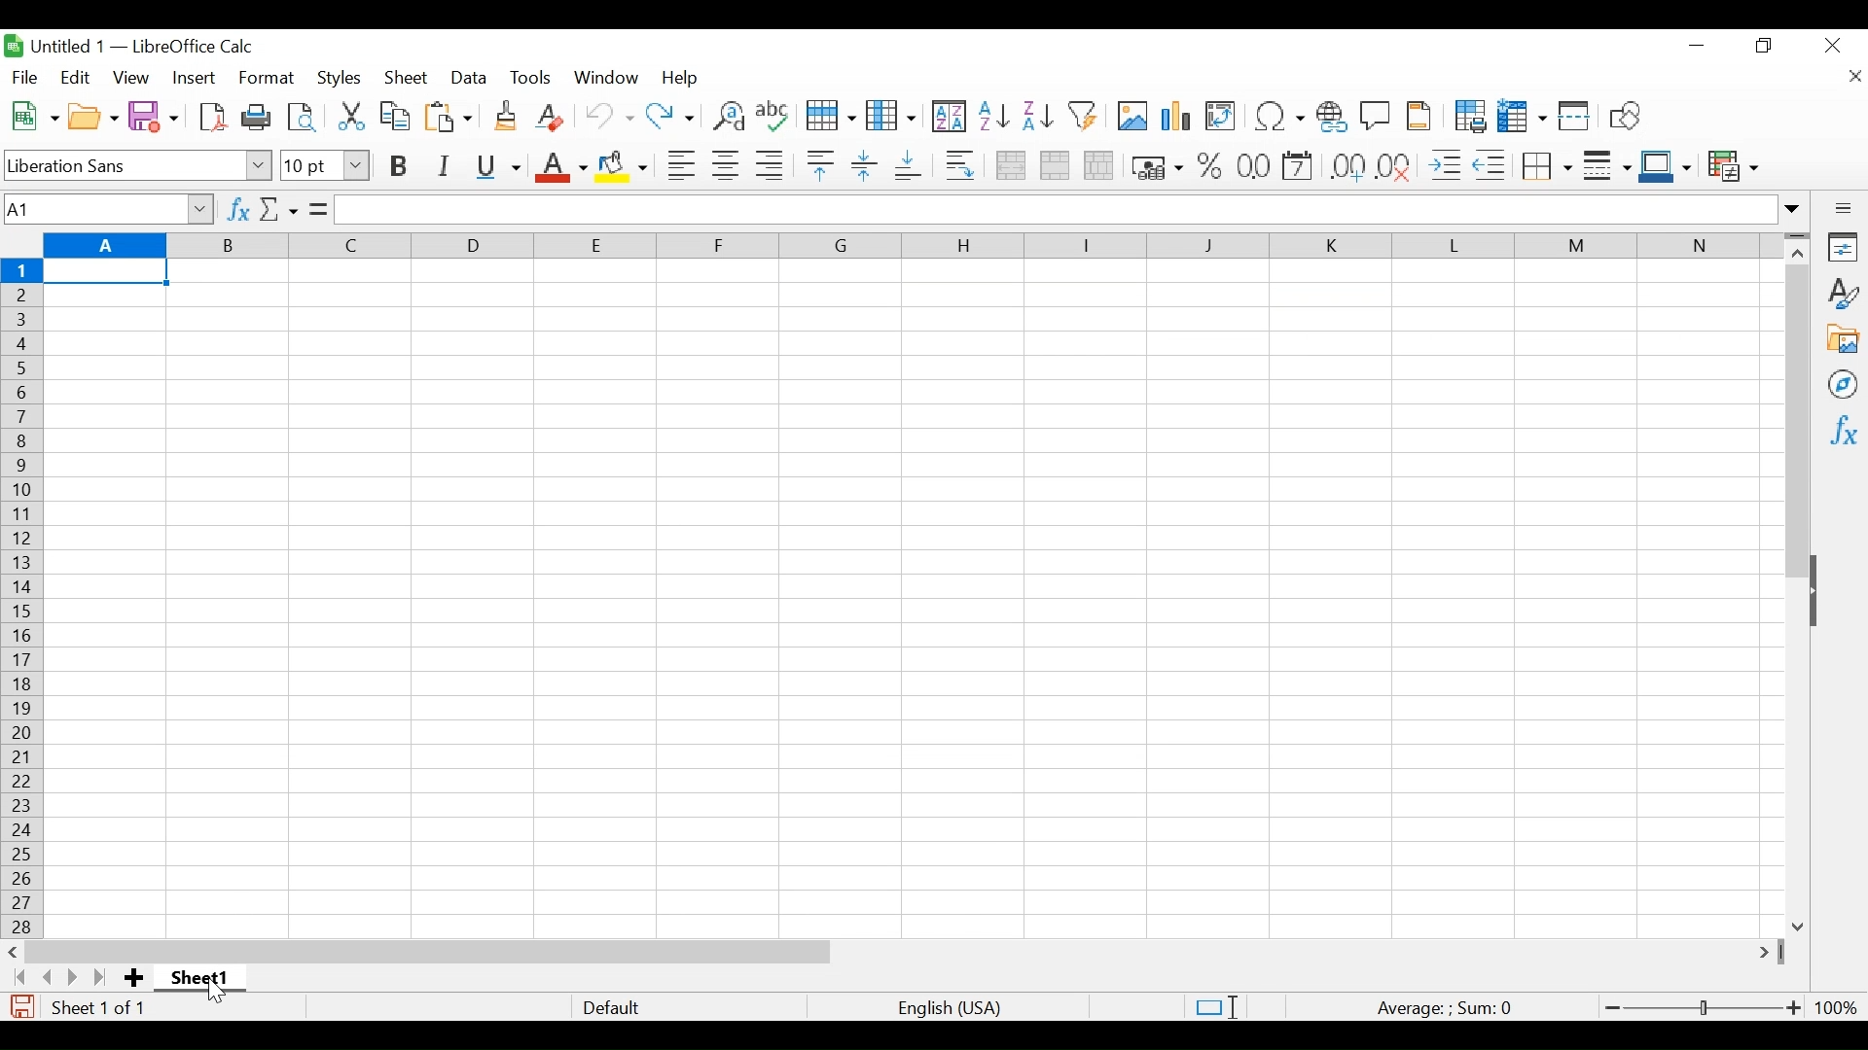  What do you see at coordinates (470, 78) in the screenshot?
I see `Data` at bounding box center [470, 78].